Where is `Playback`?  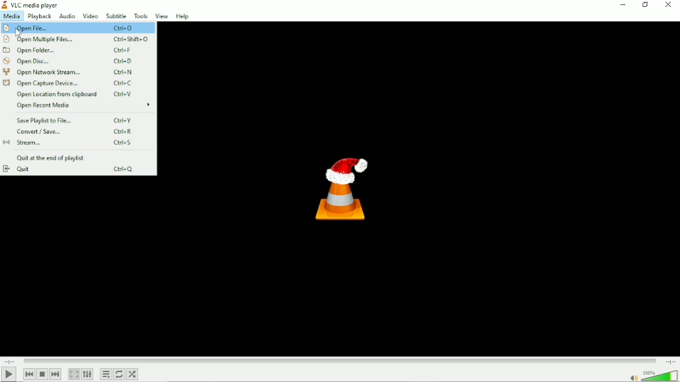
Playback is located at coordinates (39, 17).